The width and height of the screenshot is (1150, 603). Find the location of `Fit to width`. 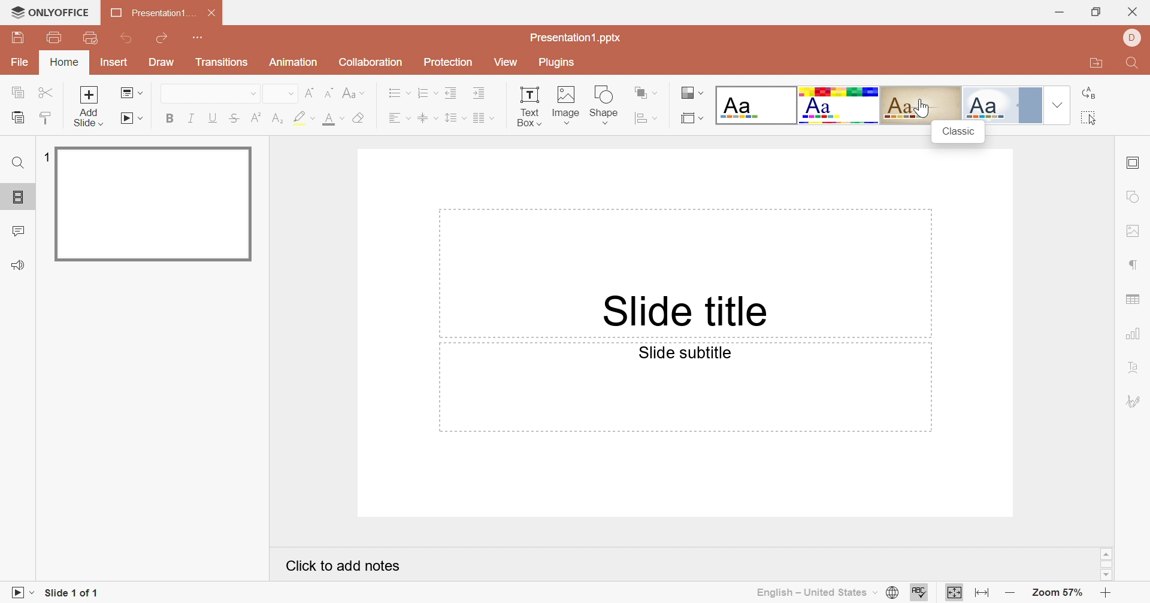

Fit to width is located at coordinates (984, 593).